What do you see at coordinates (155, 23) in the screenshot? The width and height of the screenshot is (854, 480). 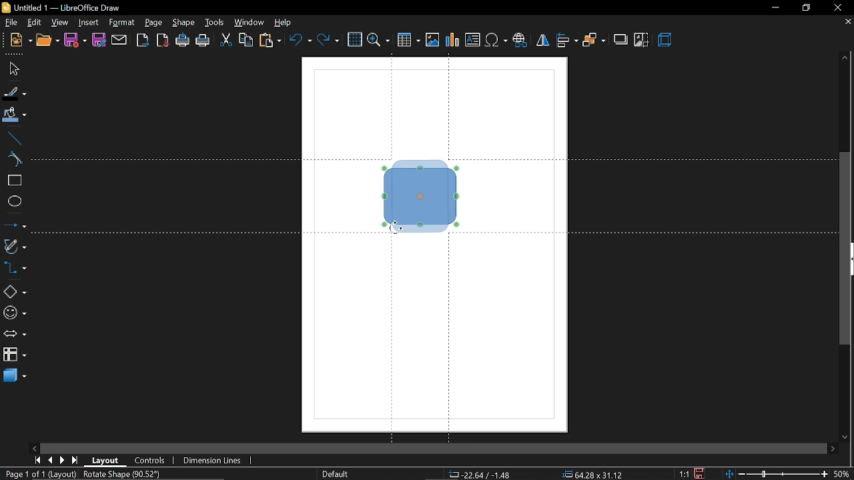 I see `page` at bounding box center [155, 23].